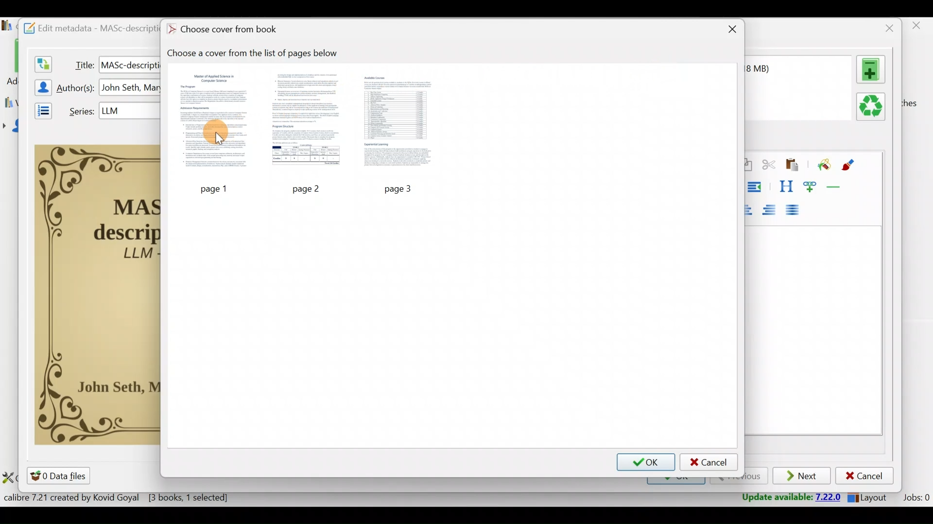  What do you see at coordinates (788, 498) in the screenshot?
I see `Update` at bounding box center [788, 498].